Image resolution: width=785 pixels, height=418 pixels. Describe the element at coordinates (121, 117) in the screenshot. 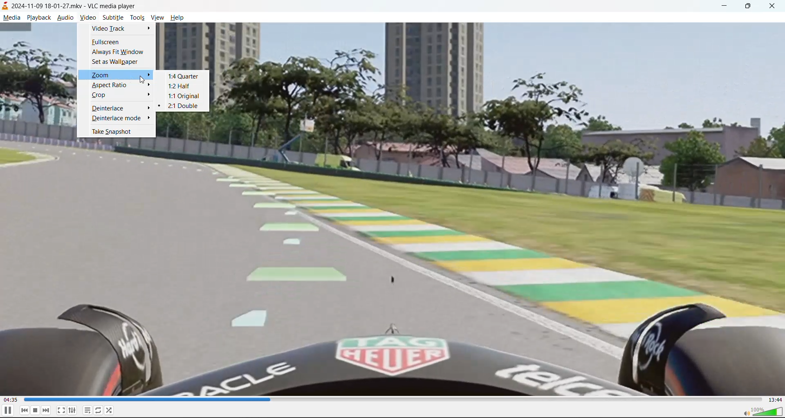

I see `deinterlace mode` at that location.